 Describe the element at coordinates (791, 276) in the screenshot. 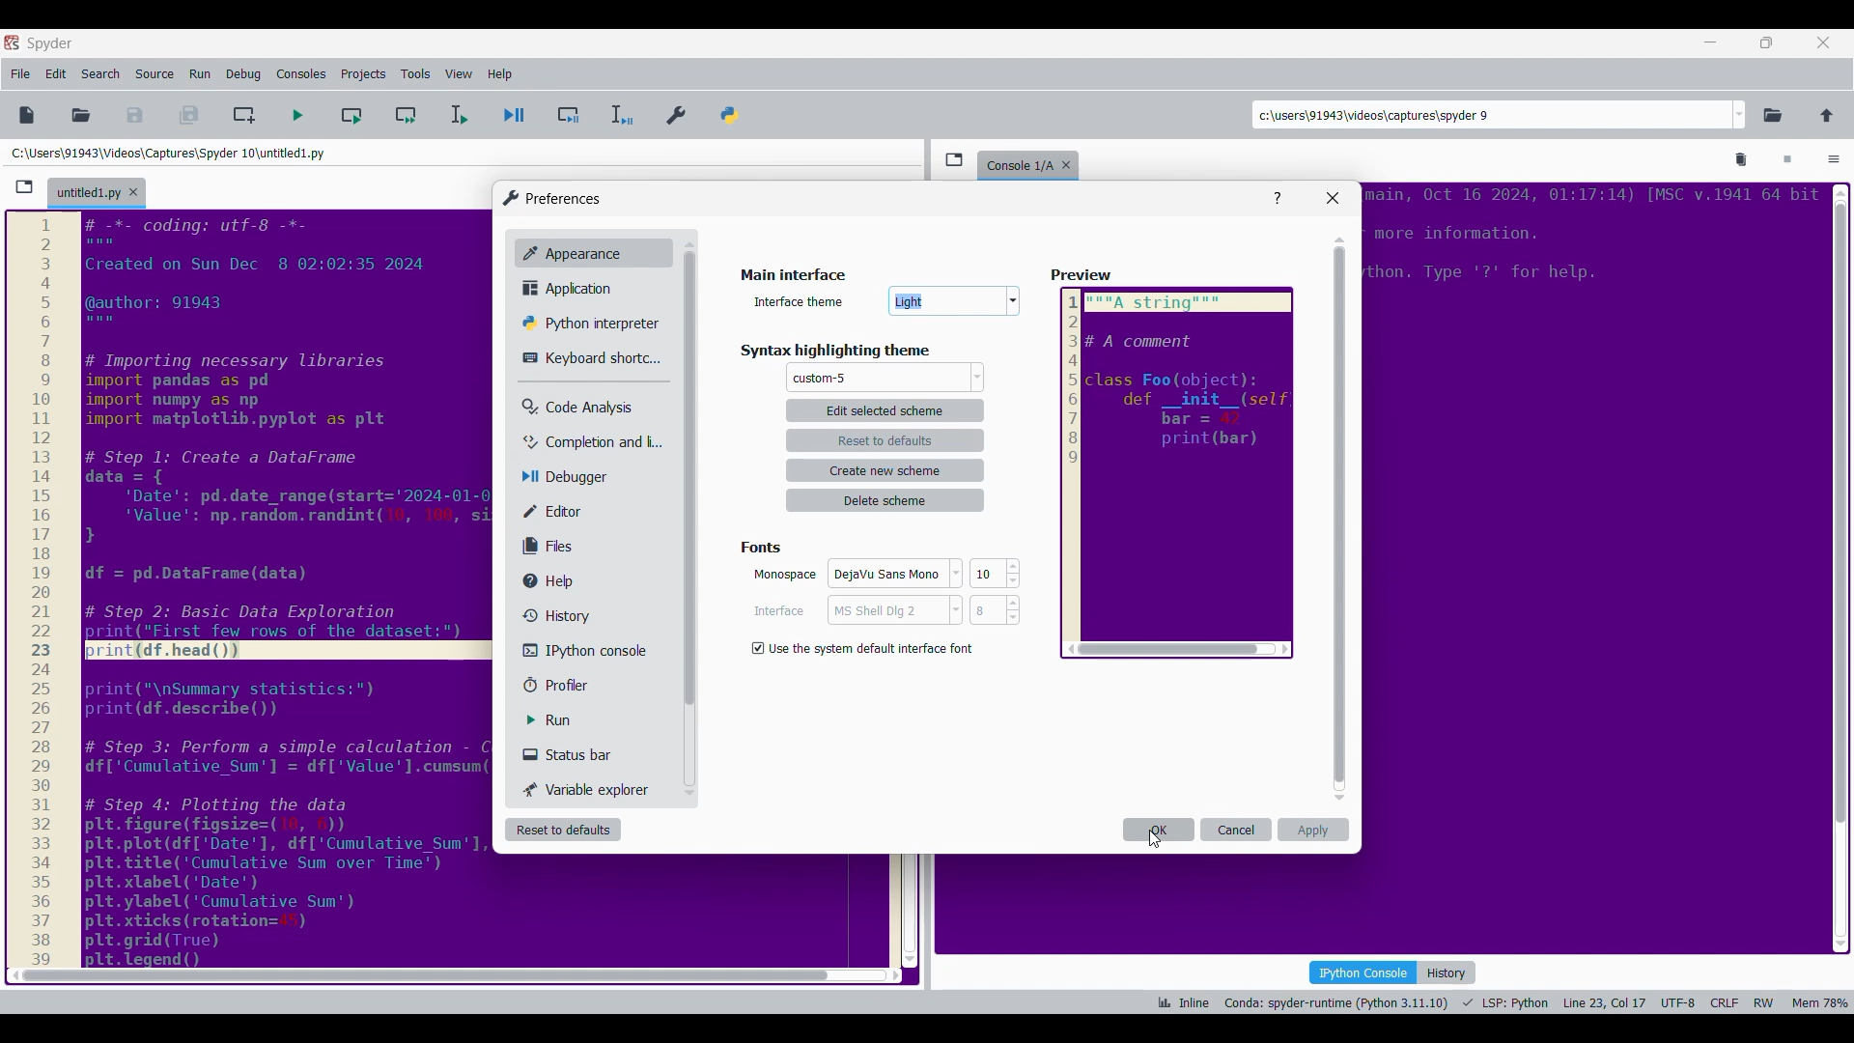

I see `Title of current window` at that location.